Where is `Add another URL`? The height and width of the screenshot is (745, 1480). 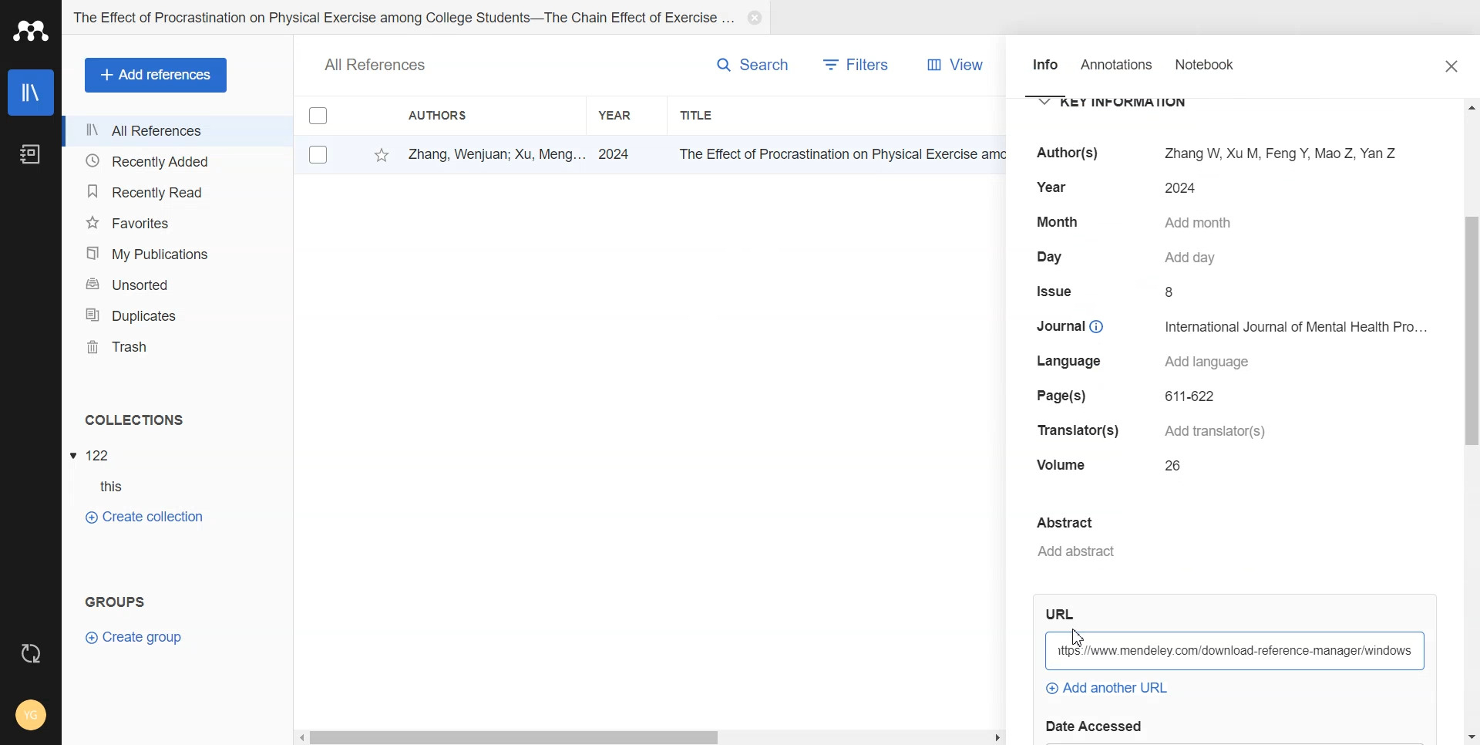 Add another URL is located at coordinates (1105, 689).